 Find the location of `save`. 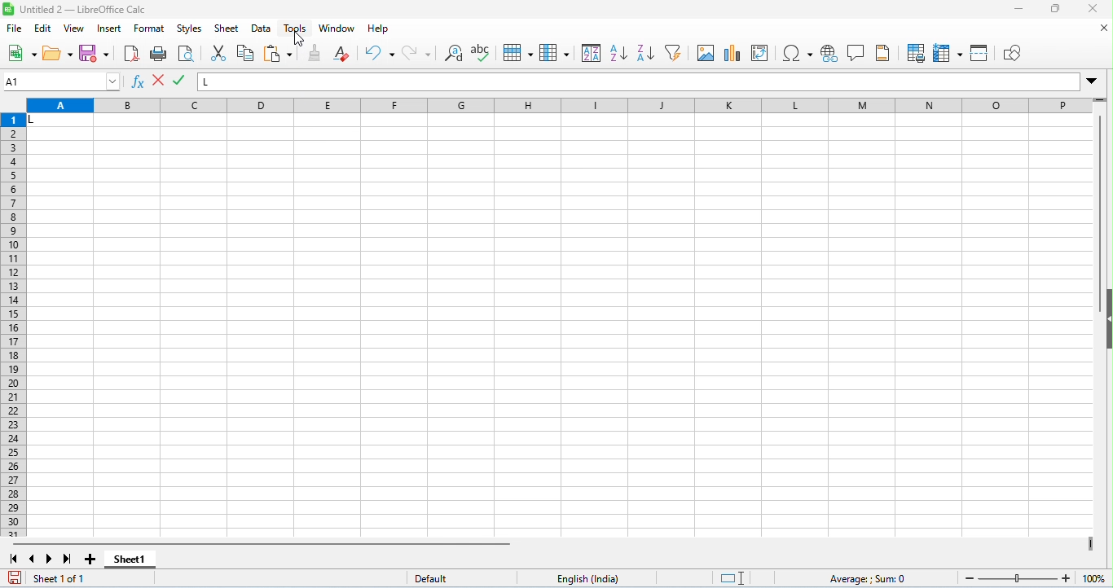

save is located at coordinates (95, 53).